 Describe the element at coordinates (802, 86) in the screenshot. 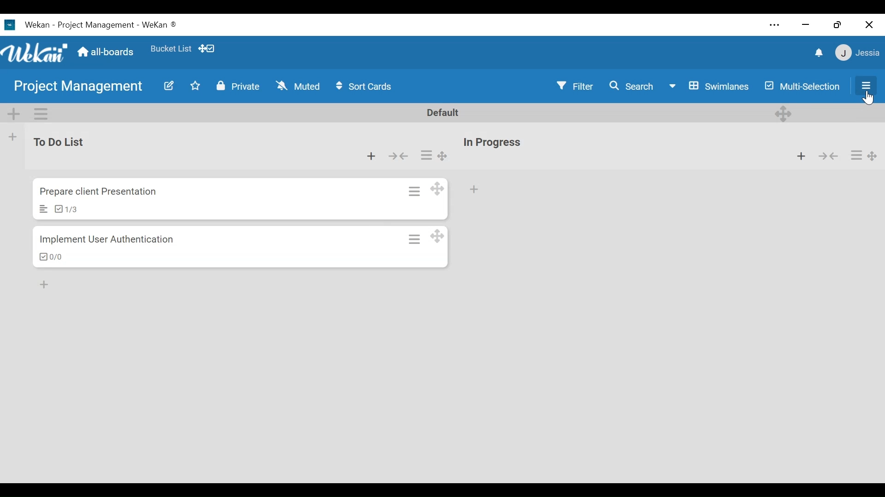

I see `Multi-selection` at that location.